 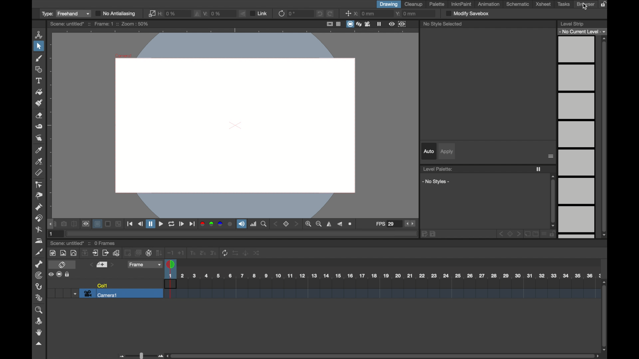 I want to click on rgb picker tool, so click(x=40, y=161).